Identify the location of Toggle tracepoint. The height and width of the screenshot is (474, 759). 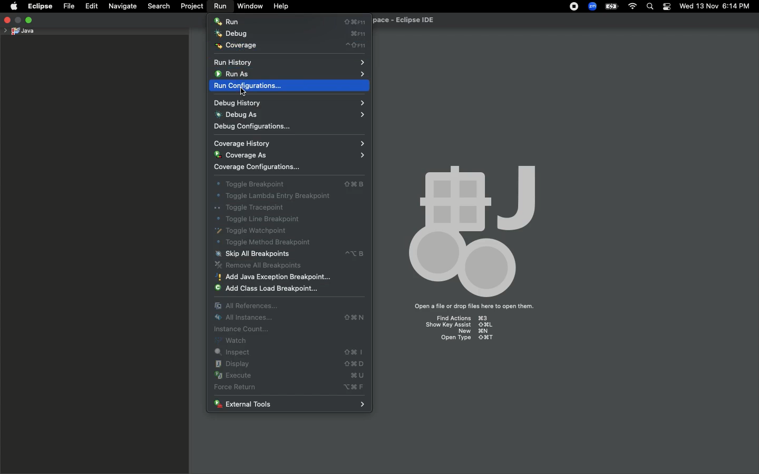
(252, 207).